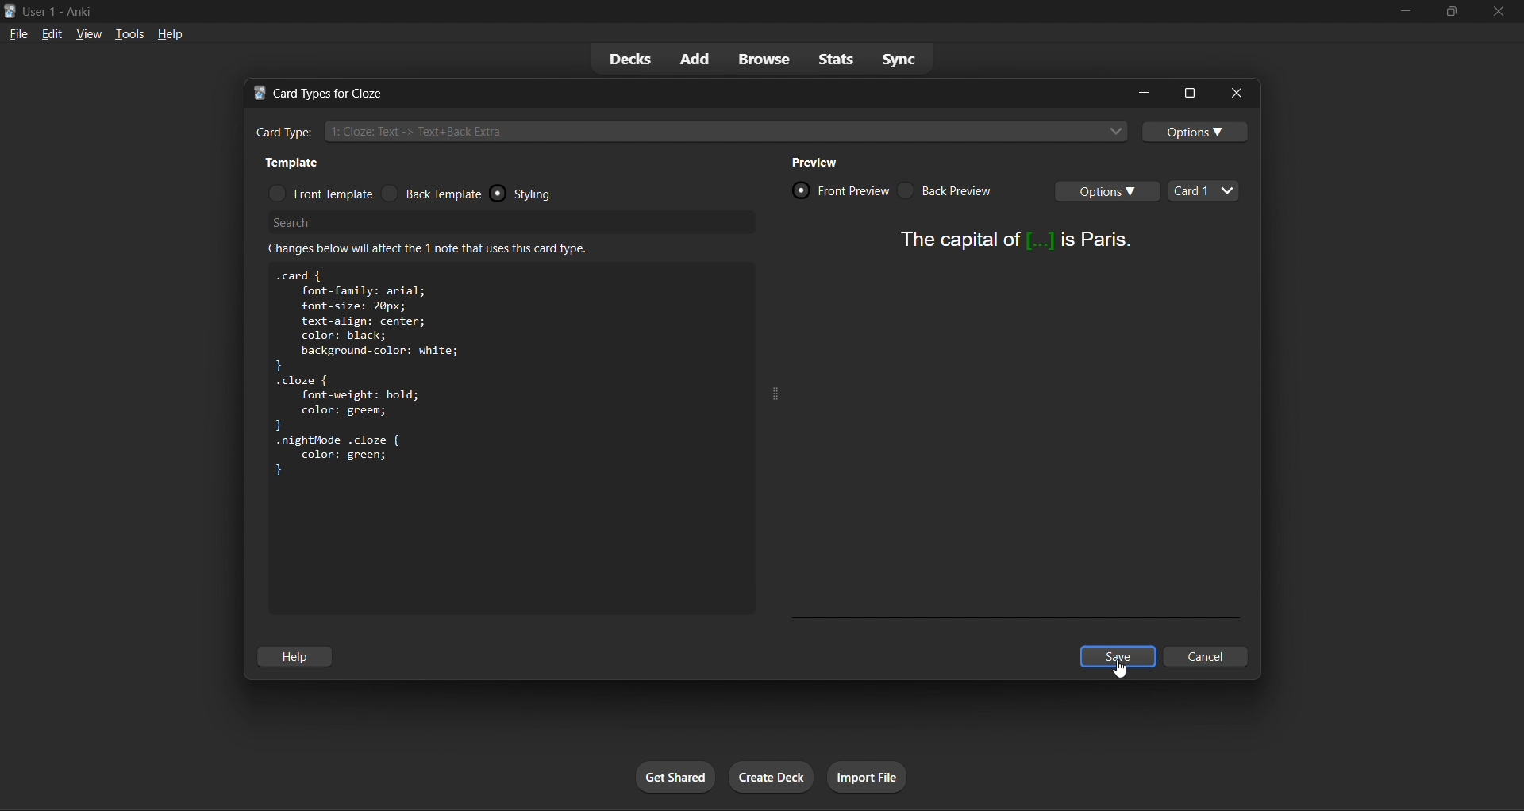 This screenshot has width=1524, height=811. What do you see at coordinates (556, 194) in the screenshot?
I see `styling radio button` at bounding box center [556, 194].